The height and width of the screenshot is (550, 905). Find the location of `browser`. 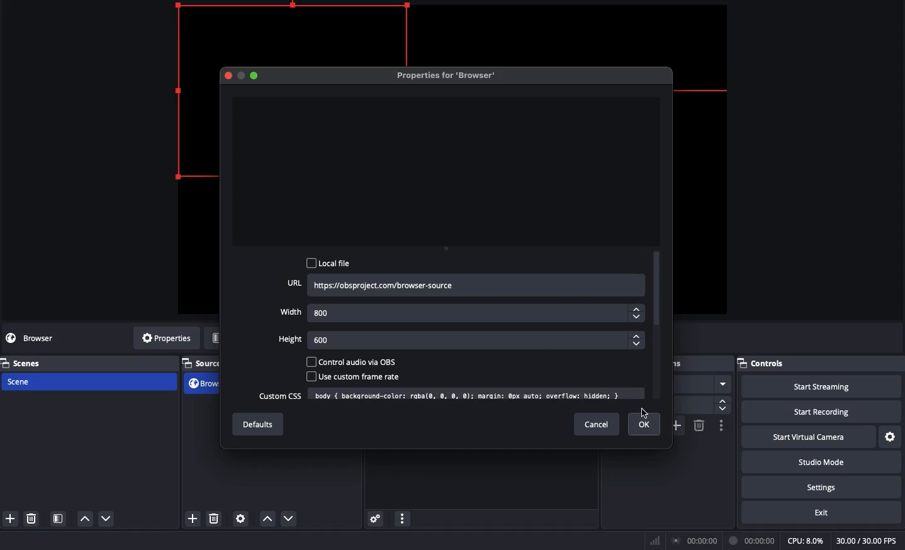

browser is located at coordinates (40, 339).